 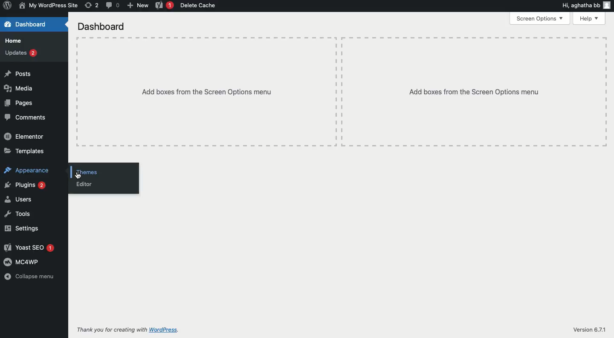 I want to click on Hi, agatha bb, so click(x=579, y=6).